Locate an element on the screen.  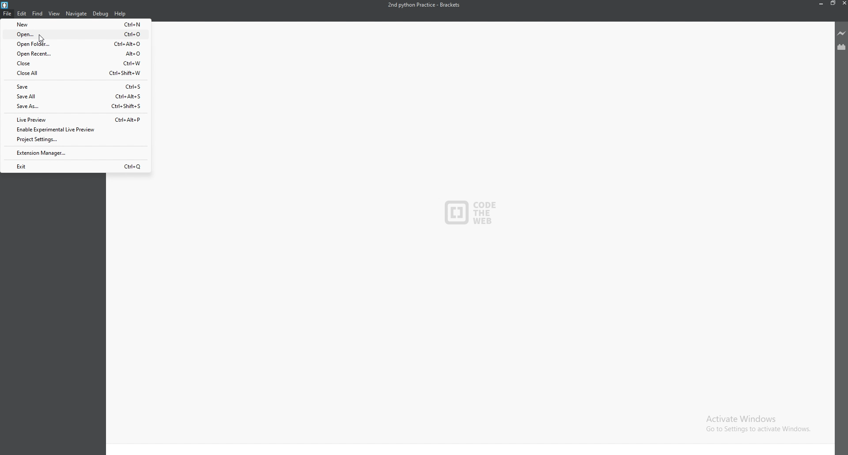
CODE THE WEB - logo is located at coordinates (471, 213).